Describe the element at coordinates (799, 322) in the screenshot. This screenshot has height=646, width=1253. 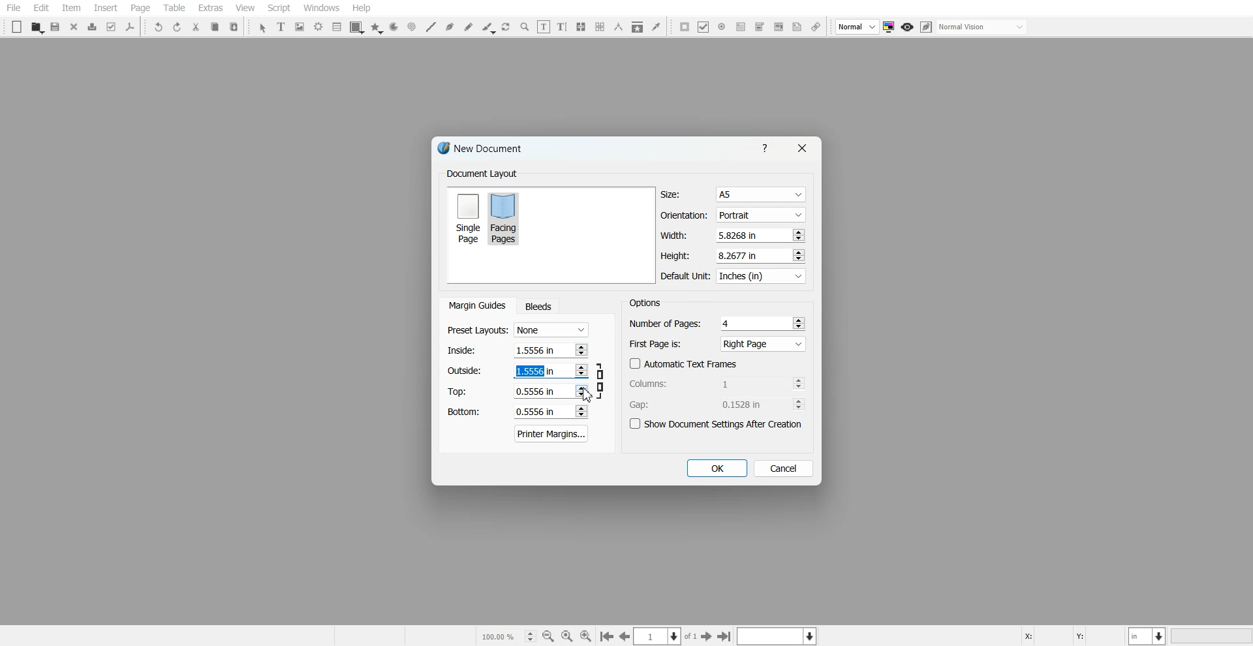
I see `Increase and decrease No. ` at that location.